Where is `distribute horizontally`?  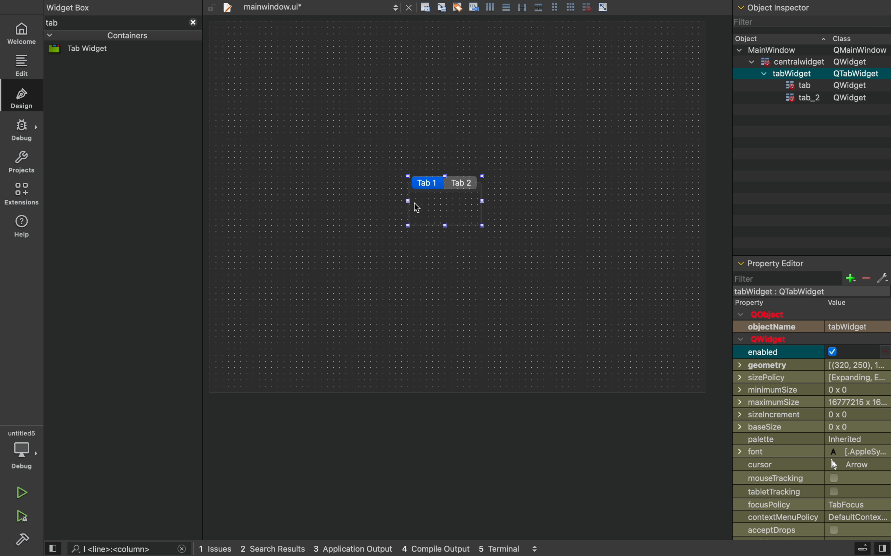 distribute horizontally is located at coordinates (522, 6).